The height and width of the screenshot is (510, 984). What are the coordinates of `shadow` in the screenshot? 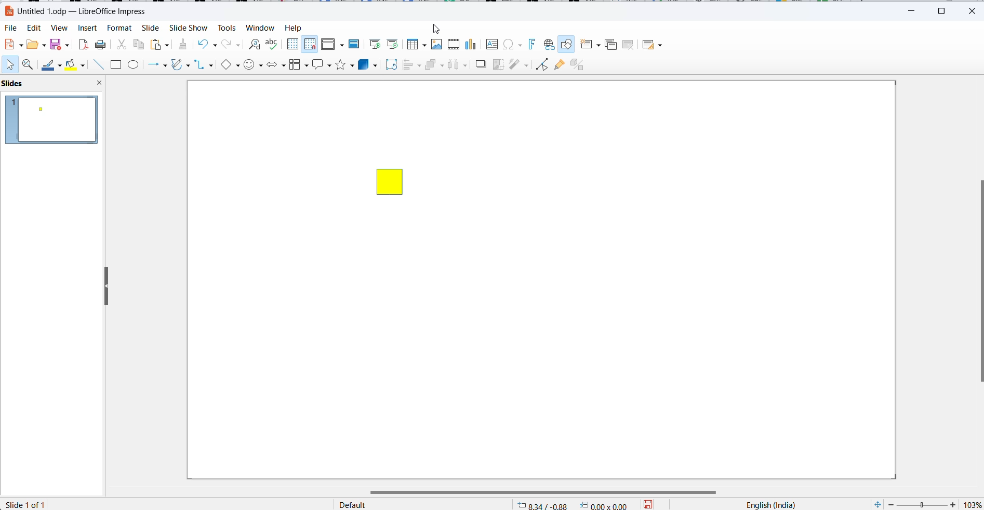 It's located at (480, 65).